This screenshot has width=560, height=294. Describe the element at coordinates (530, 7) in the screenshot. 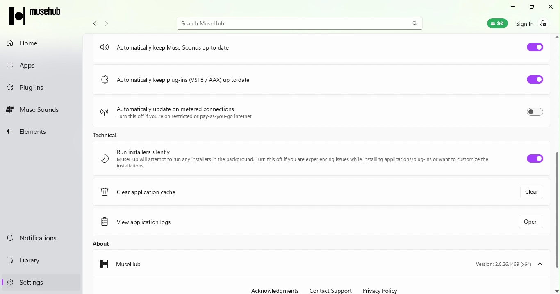

I see `Maximize` at that location.